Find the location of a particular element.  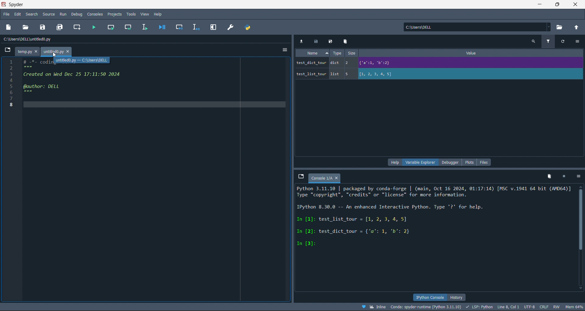

create cell is located at coordinates (78, 27).